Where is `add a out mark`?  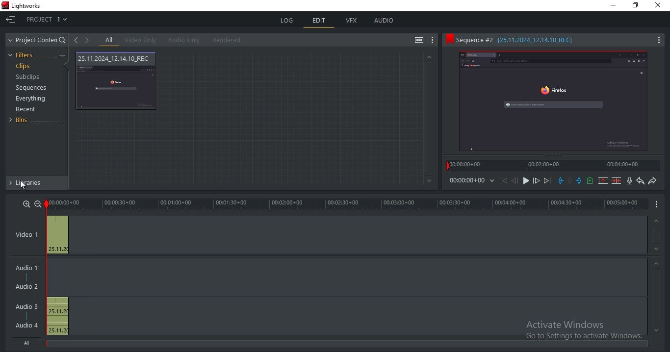
add a out mark is located at coordinates (579, 180).